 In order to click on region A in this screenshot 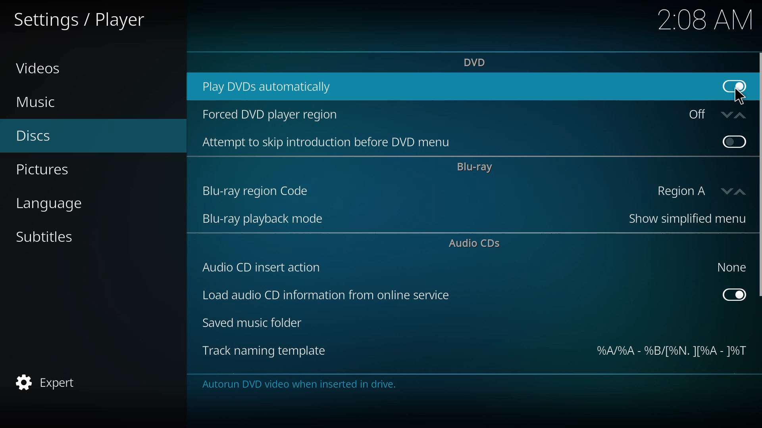, I will do `click(696, 191)`.